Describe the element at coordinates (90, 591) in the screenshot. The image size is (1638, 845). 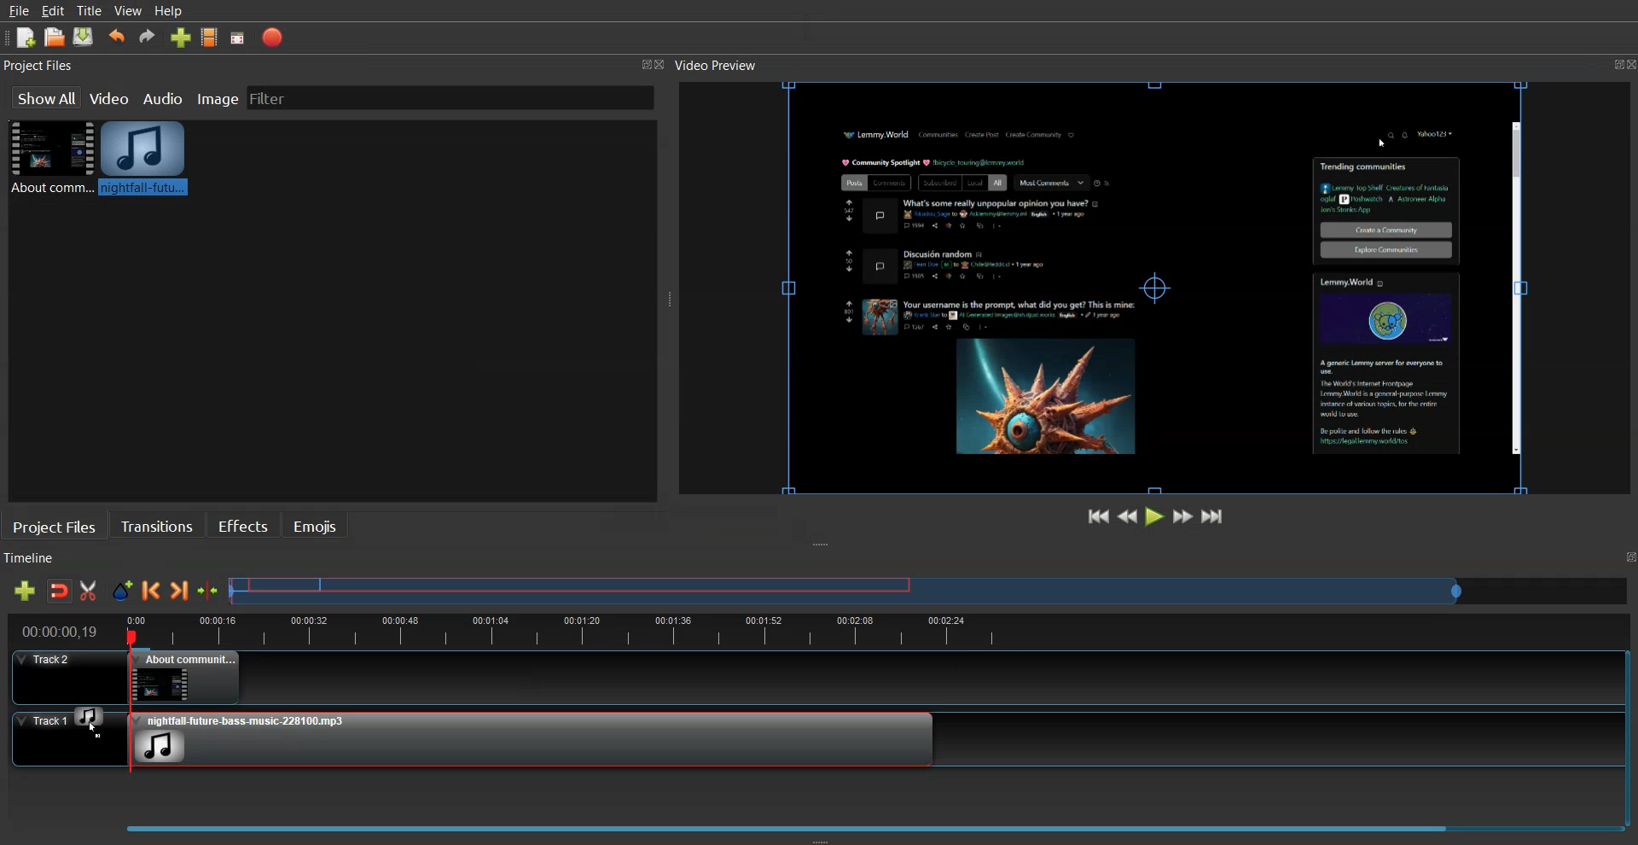
I see `Razor Track` at that location.